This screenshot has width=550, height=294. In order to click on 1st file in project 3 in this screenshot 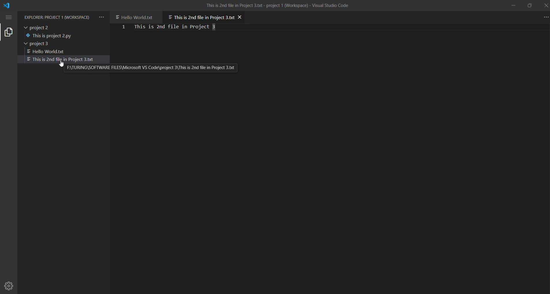, I will do `click(62, 52)`.